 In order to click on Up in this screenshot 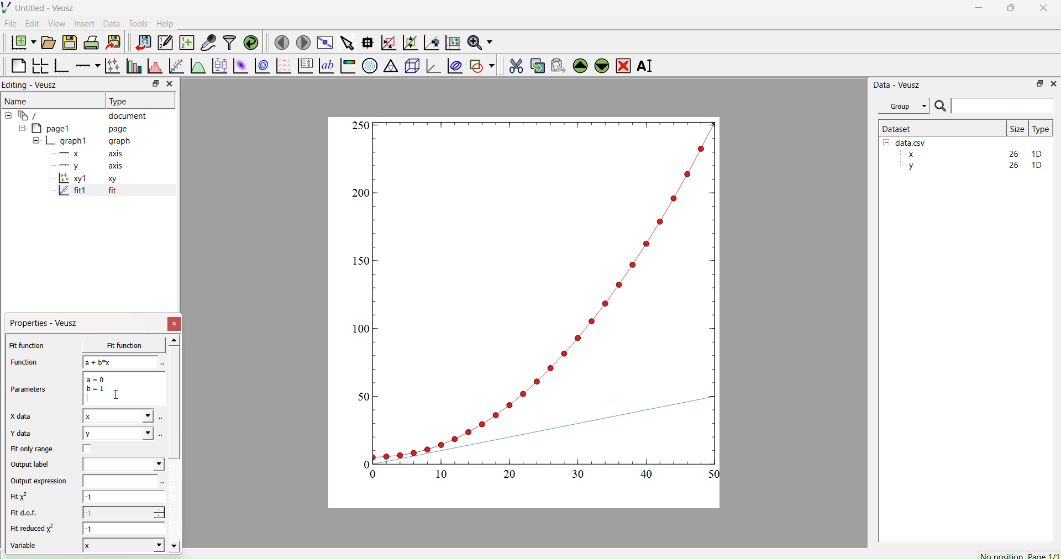, I will do `click(579, 64)`.